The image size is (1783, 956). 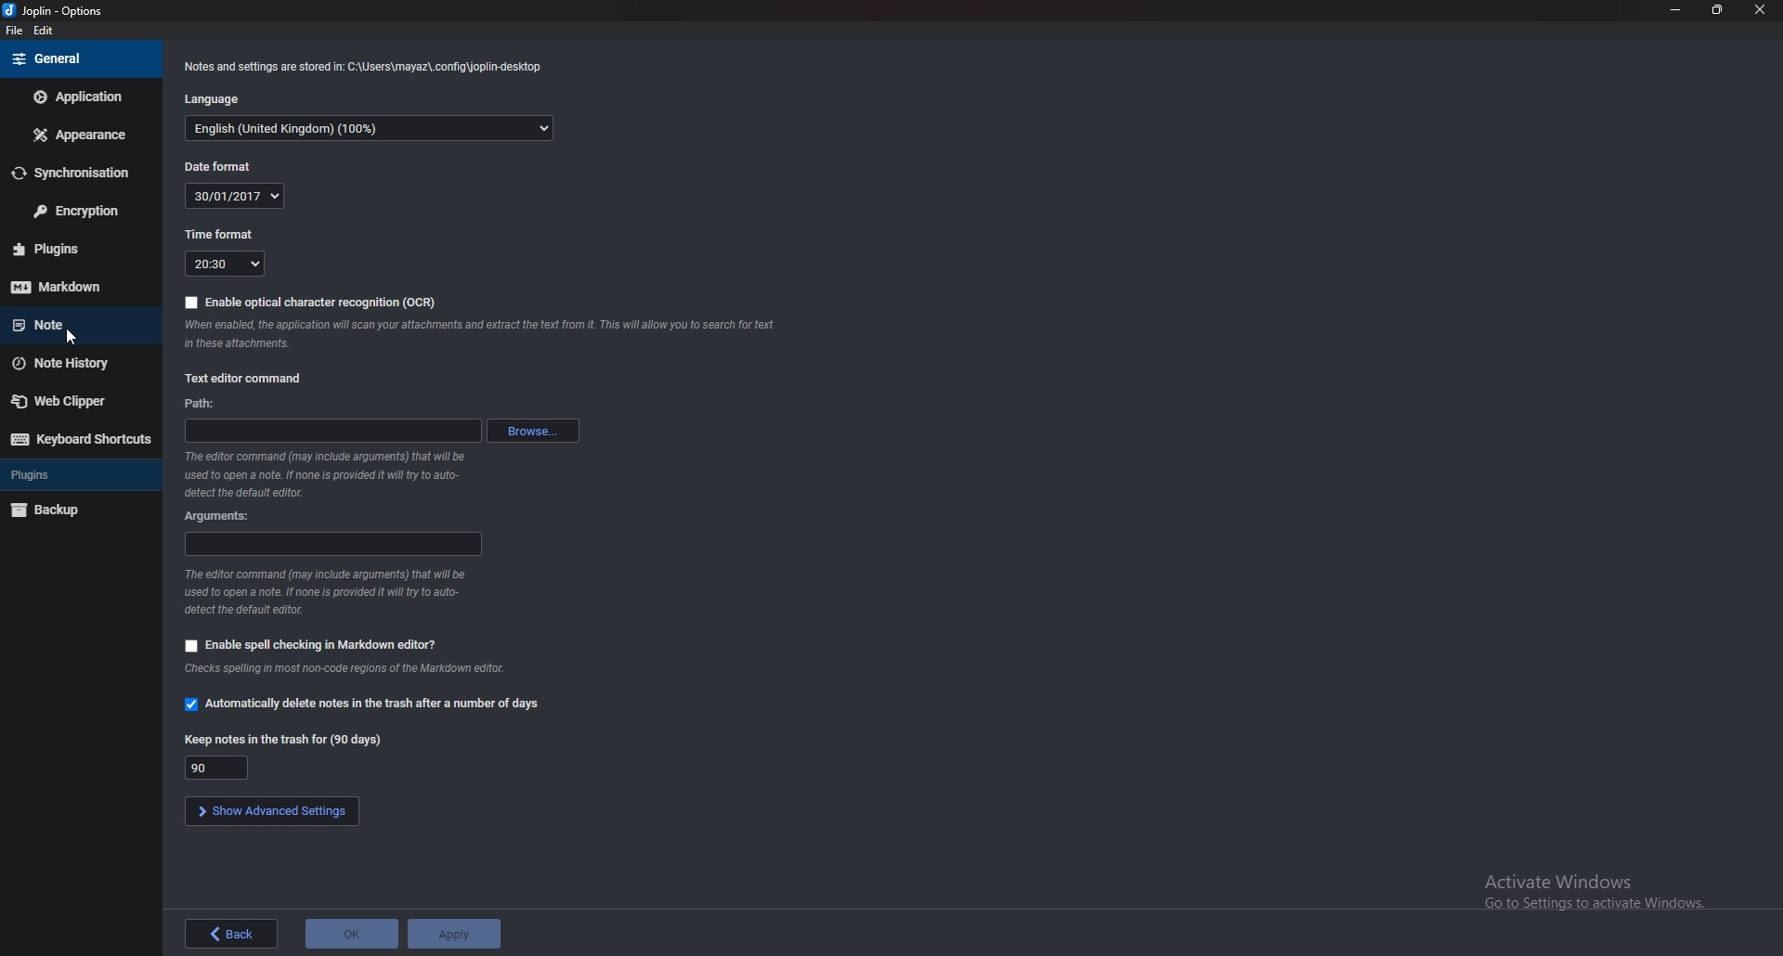 I want to click on file, so click(x=18, y=33).